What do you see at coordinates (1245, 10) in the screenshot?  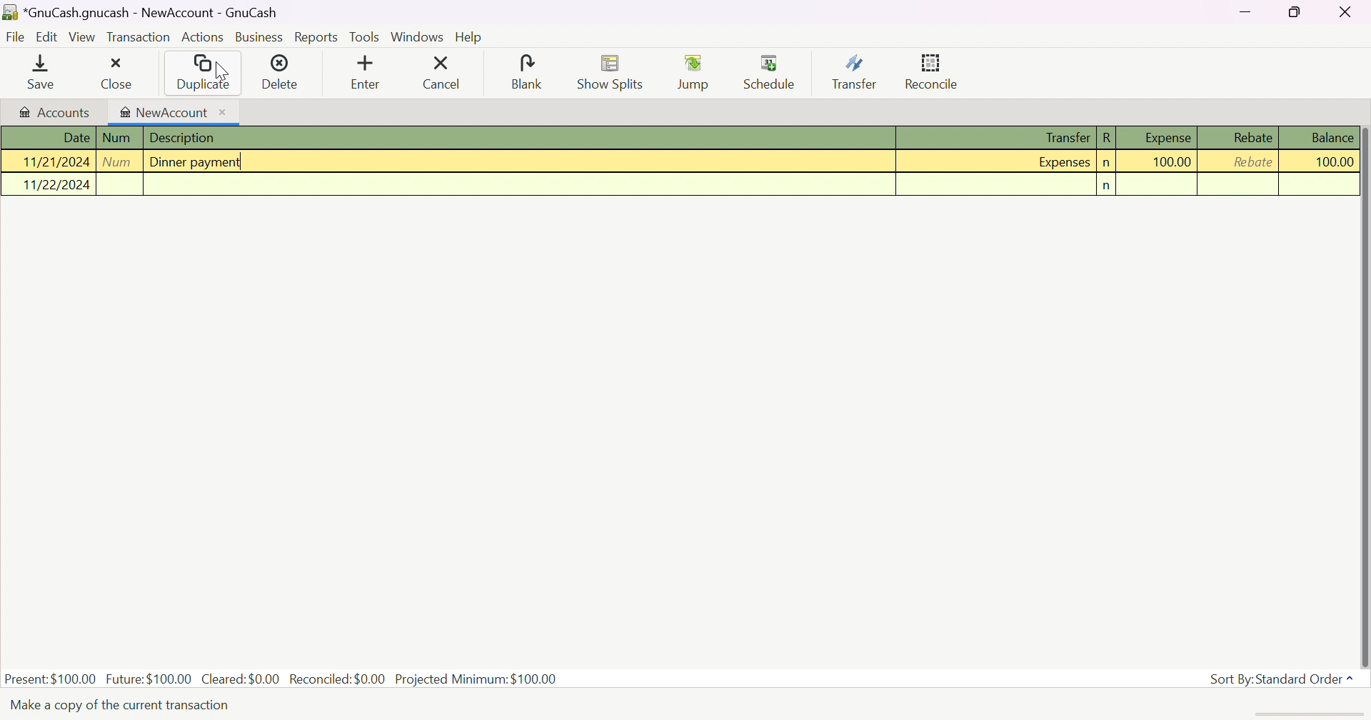 I see `Minimize` at bounding box center [1245, 10].